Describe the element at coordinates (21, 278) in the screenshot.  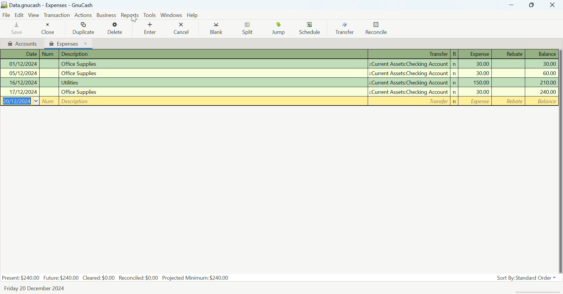
I see `Present` at that location.